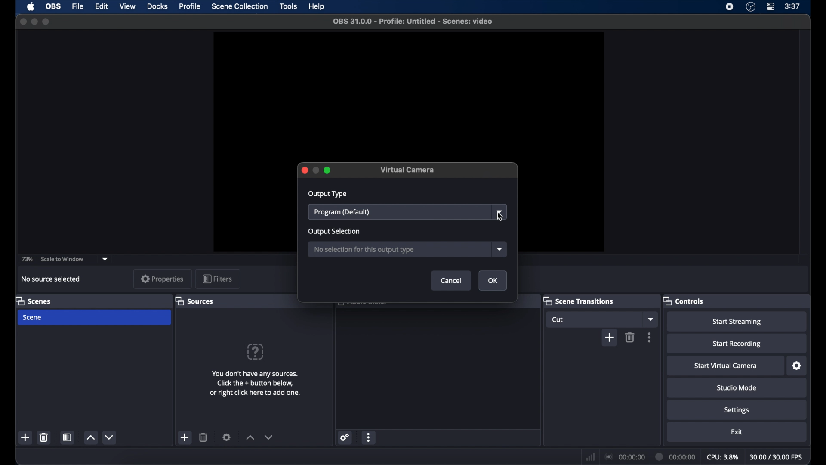 The height and width of the screenshot is (465, 826). Describe the element at coordinates (589, 456) in the screenshot. I see `netwrok` at that location.